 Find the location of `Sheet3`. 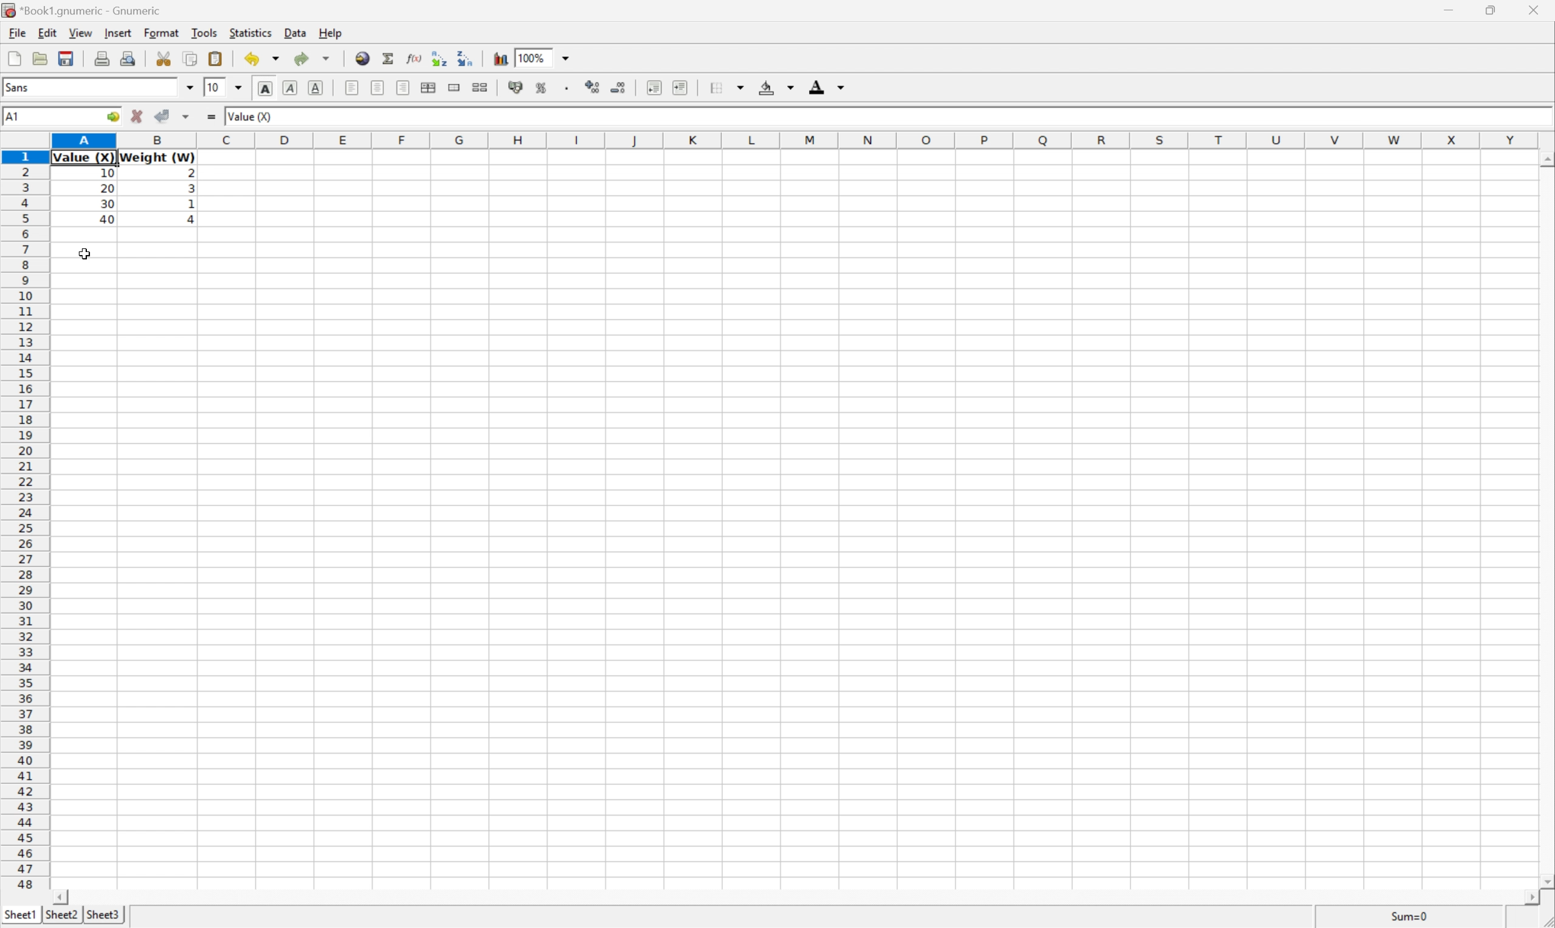

Sheet3 is located at coordinates (105, 915).